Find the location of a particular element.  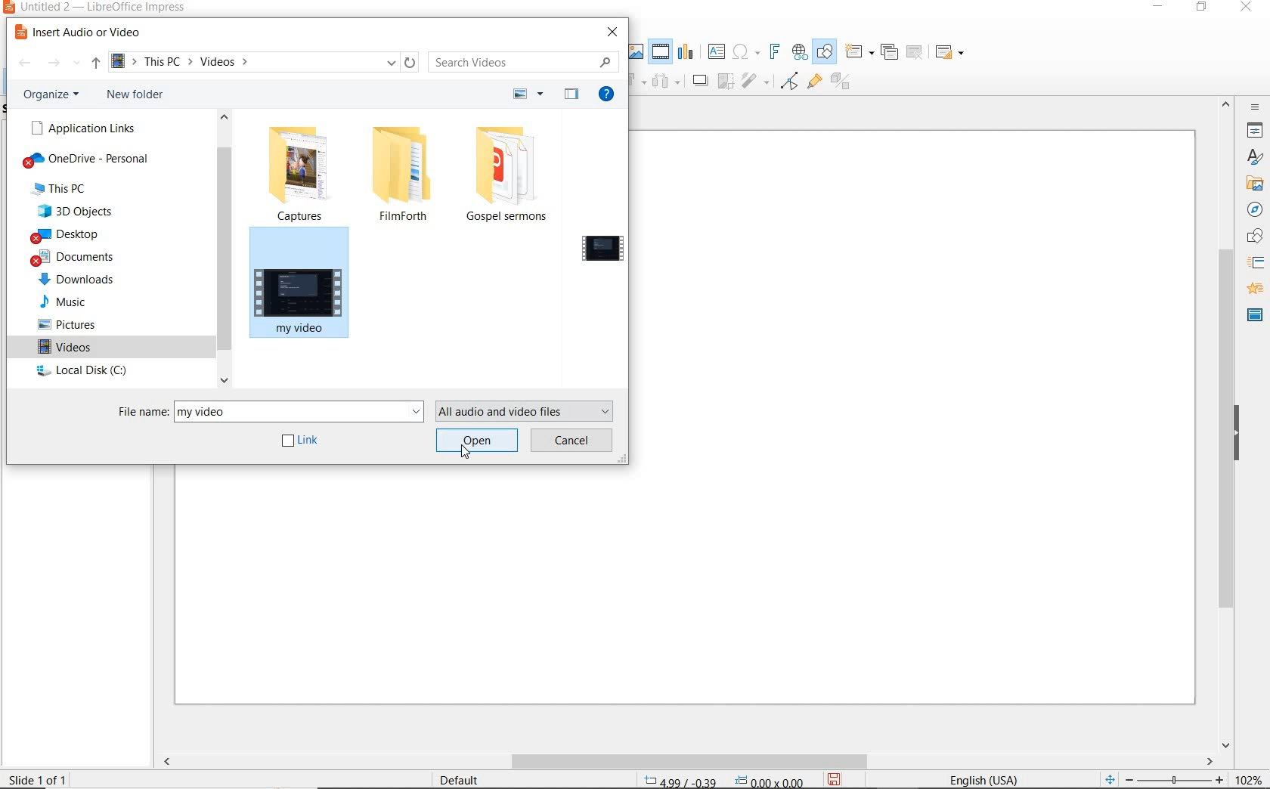

documents is located at coordinates (76, 258).